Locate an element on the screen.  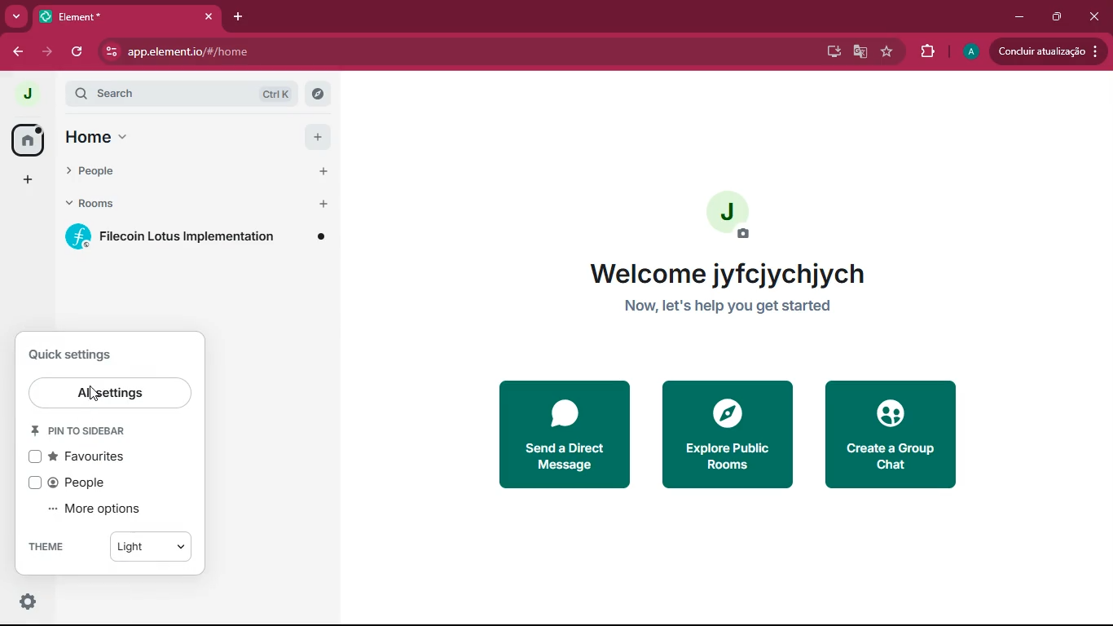
close is located at coordinates (209, 15).